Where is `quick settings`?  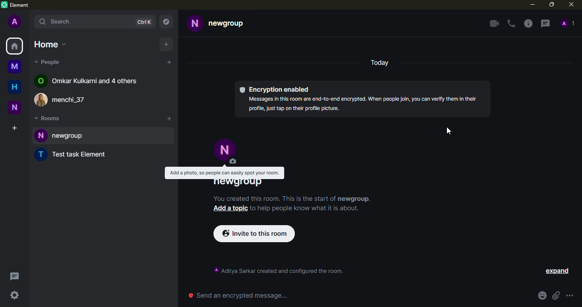
quick settings is located at coordinates (14, 295).